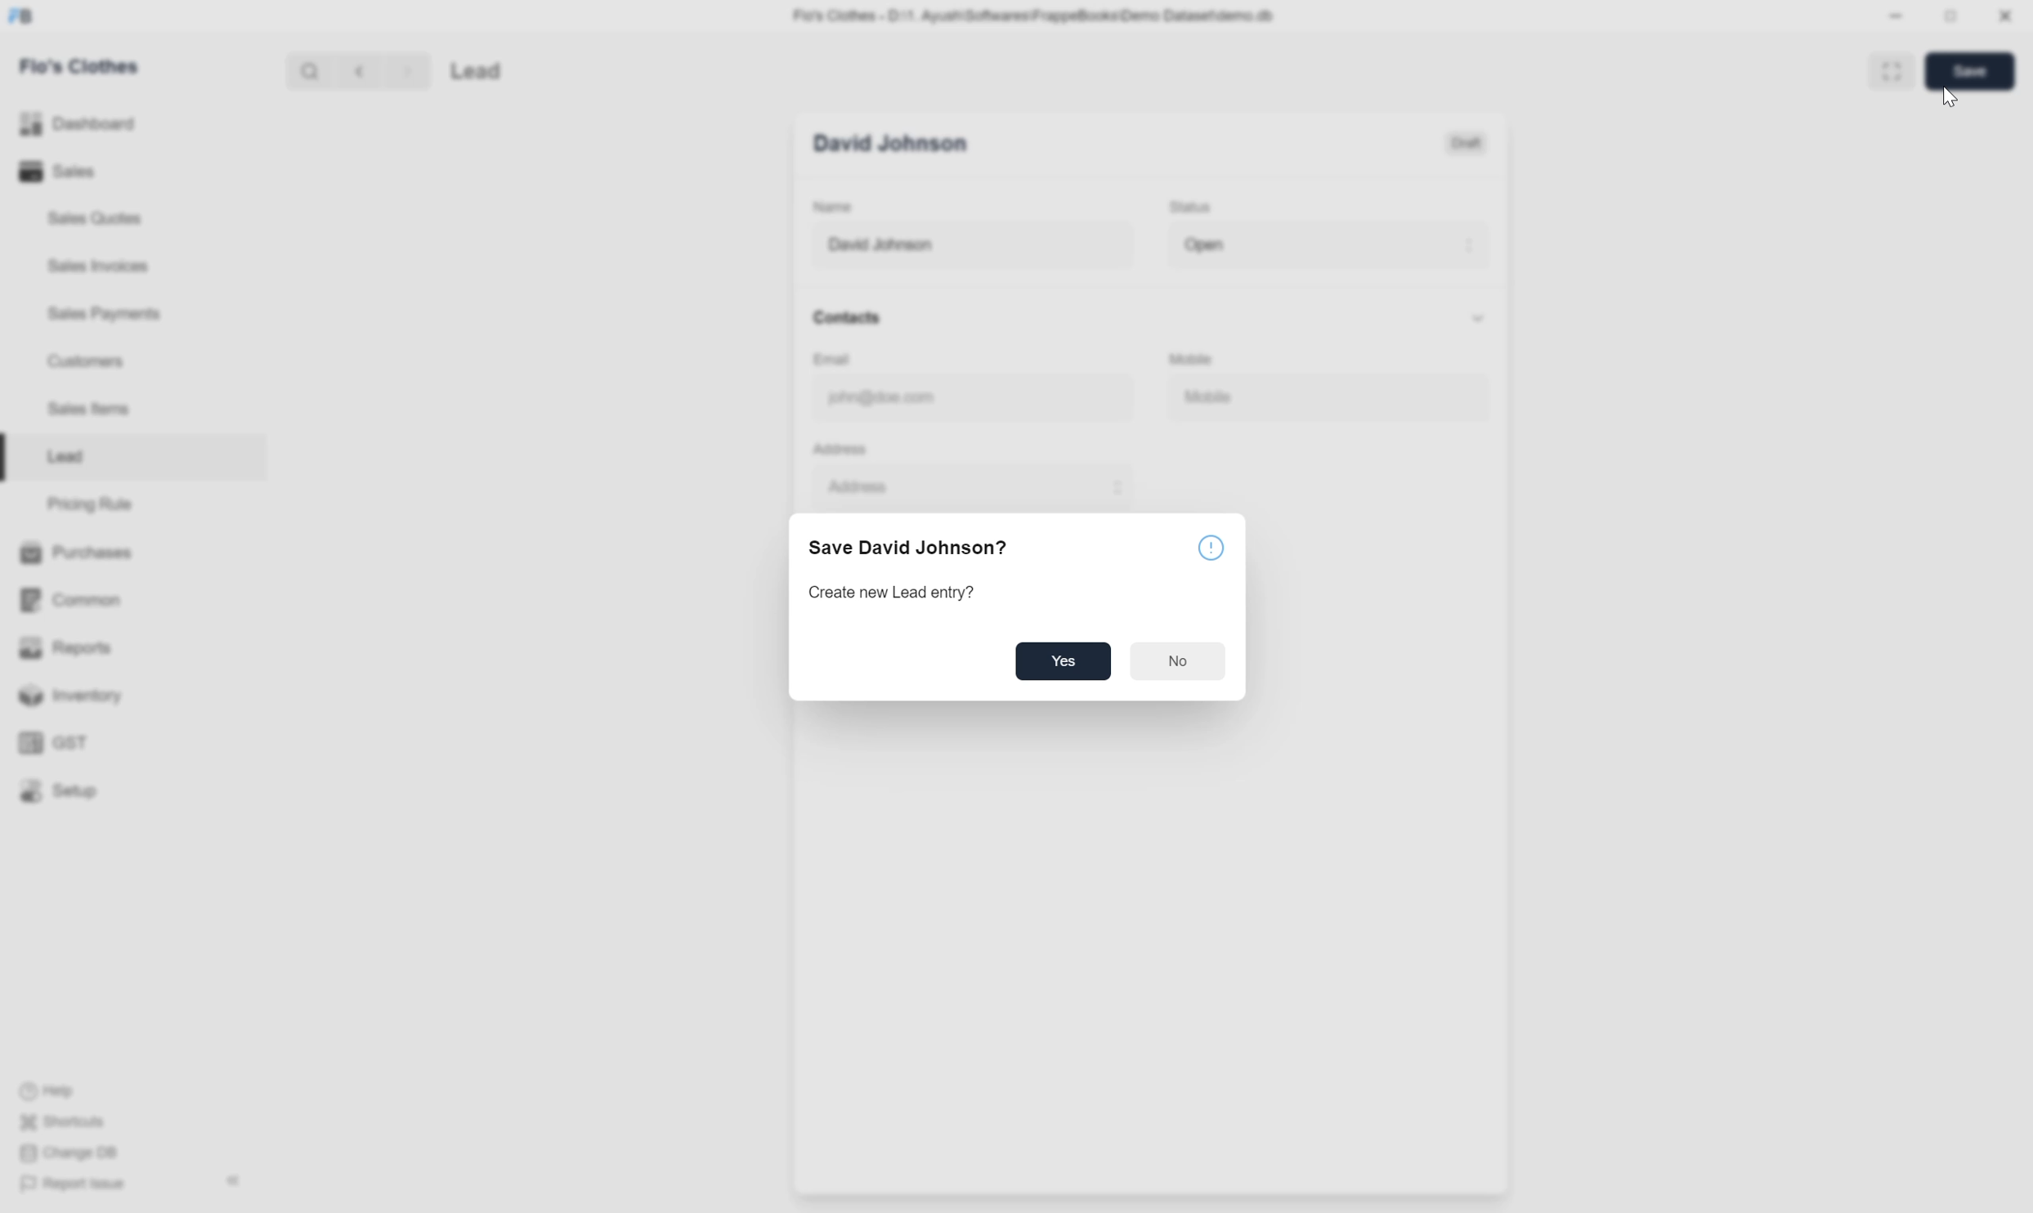 The height and width of the screenshot is (1213, 2033). What do you see at coordinates (1199, 356) in the screenshot?
I see `Mobile` at bounding box center [1199, 356].